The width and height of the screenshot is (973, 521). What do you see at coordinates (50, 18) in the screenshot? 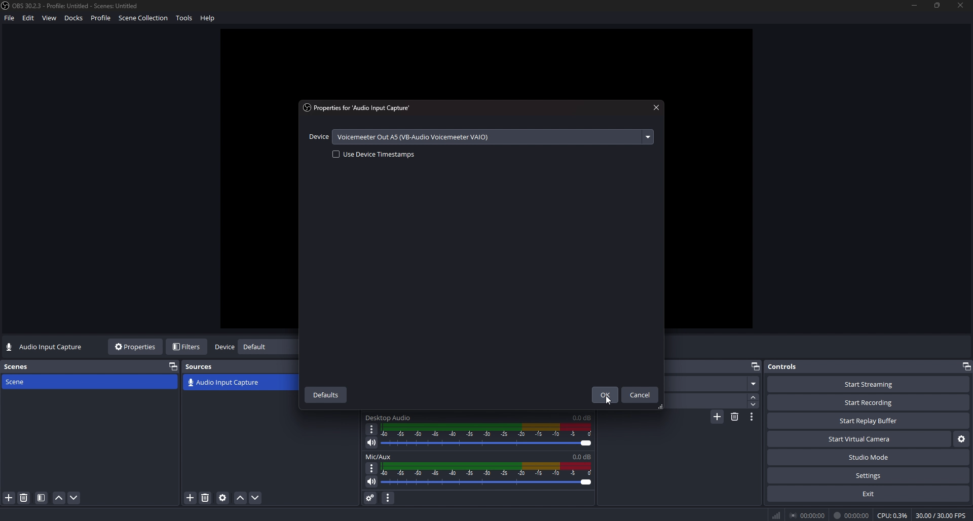
I see `View` at bounding box center [50, 18].